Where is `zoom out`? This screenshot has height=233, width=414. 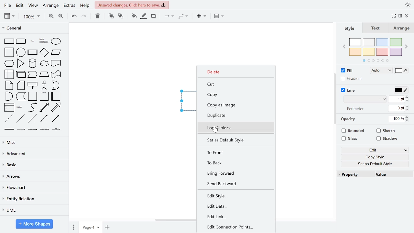 zoom out is located at coordinates (61, 16).